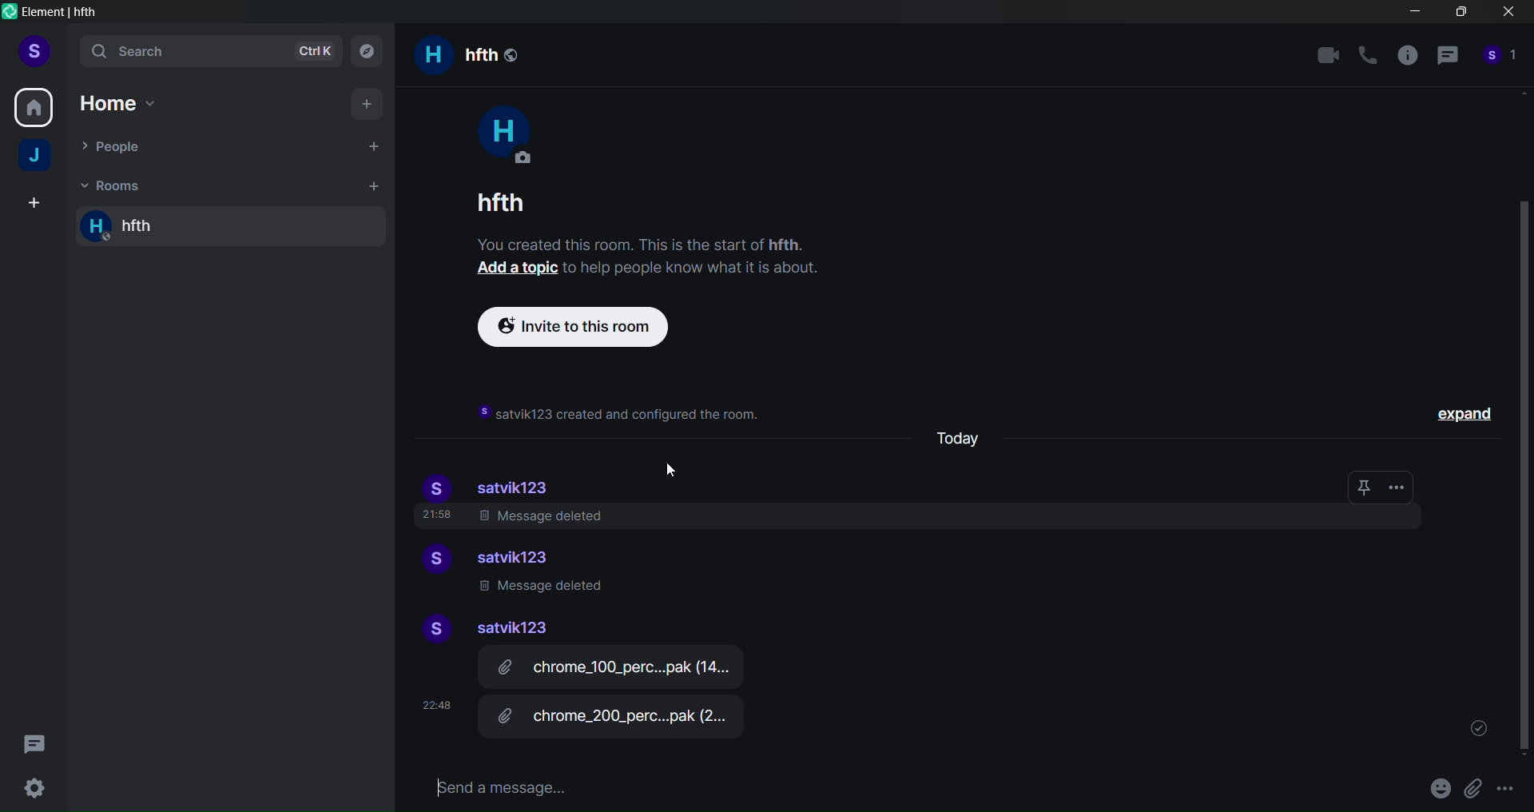 This screenshot has width=1534, height=812. I want to click on home options, so click(129, 104).